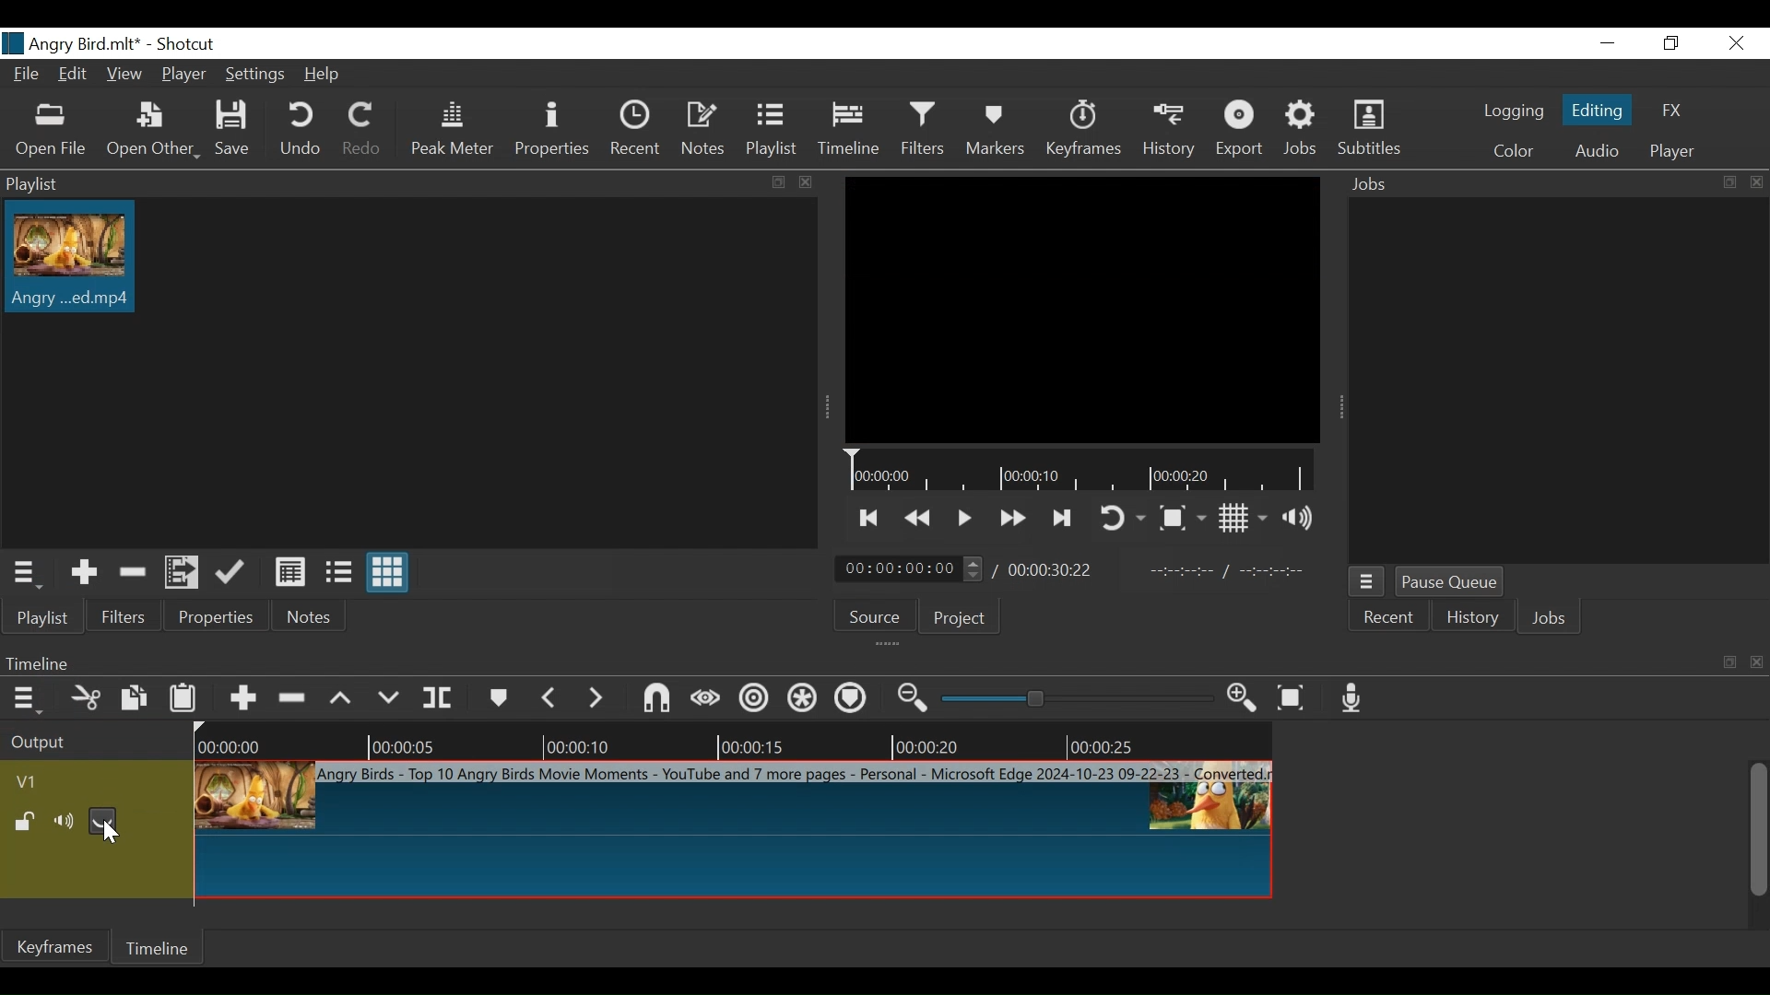  I want to click on Toggle player looping, so click(1122, 519).